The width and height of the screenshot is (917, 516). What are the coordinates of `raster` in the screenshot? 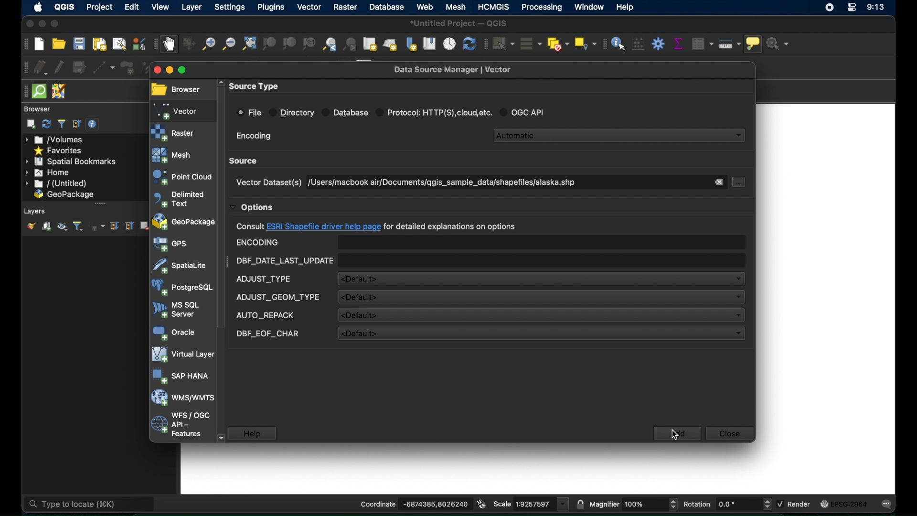 It's located at (173, 132).